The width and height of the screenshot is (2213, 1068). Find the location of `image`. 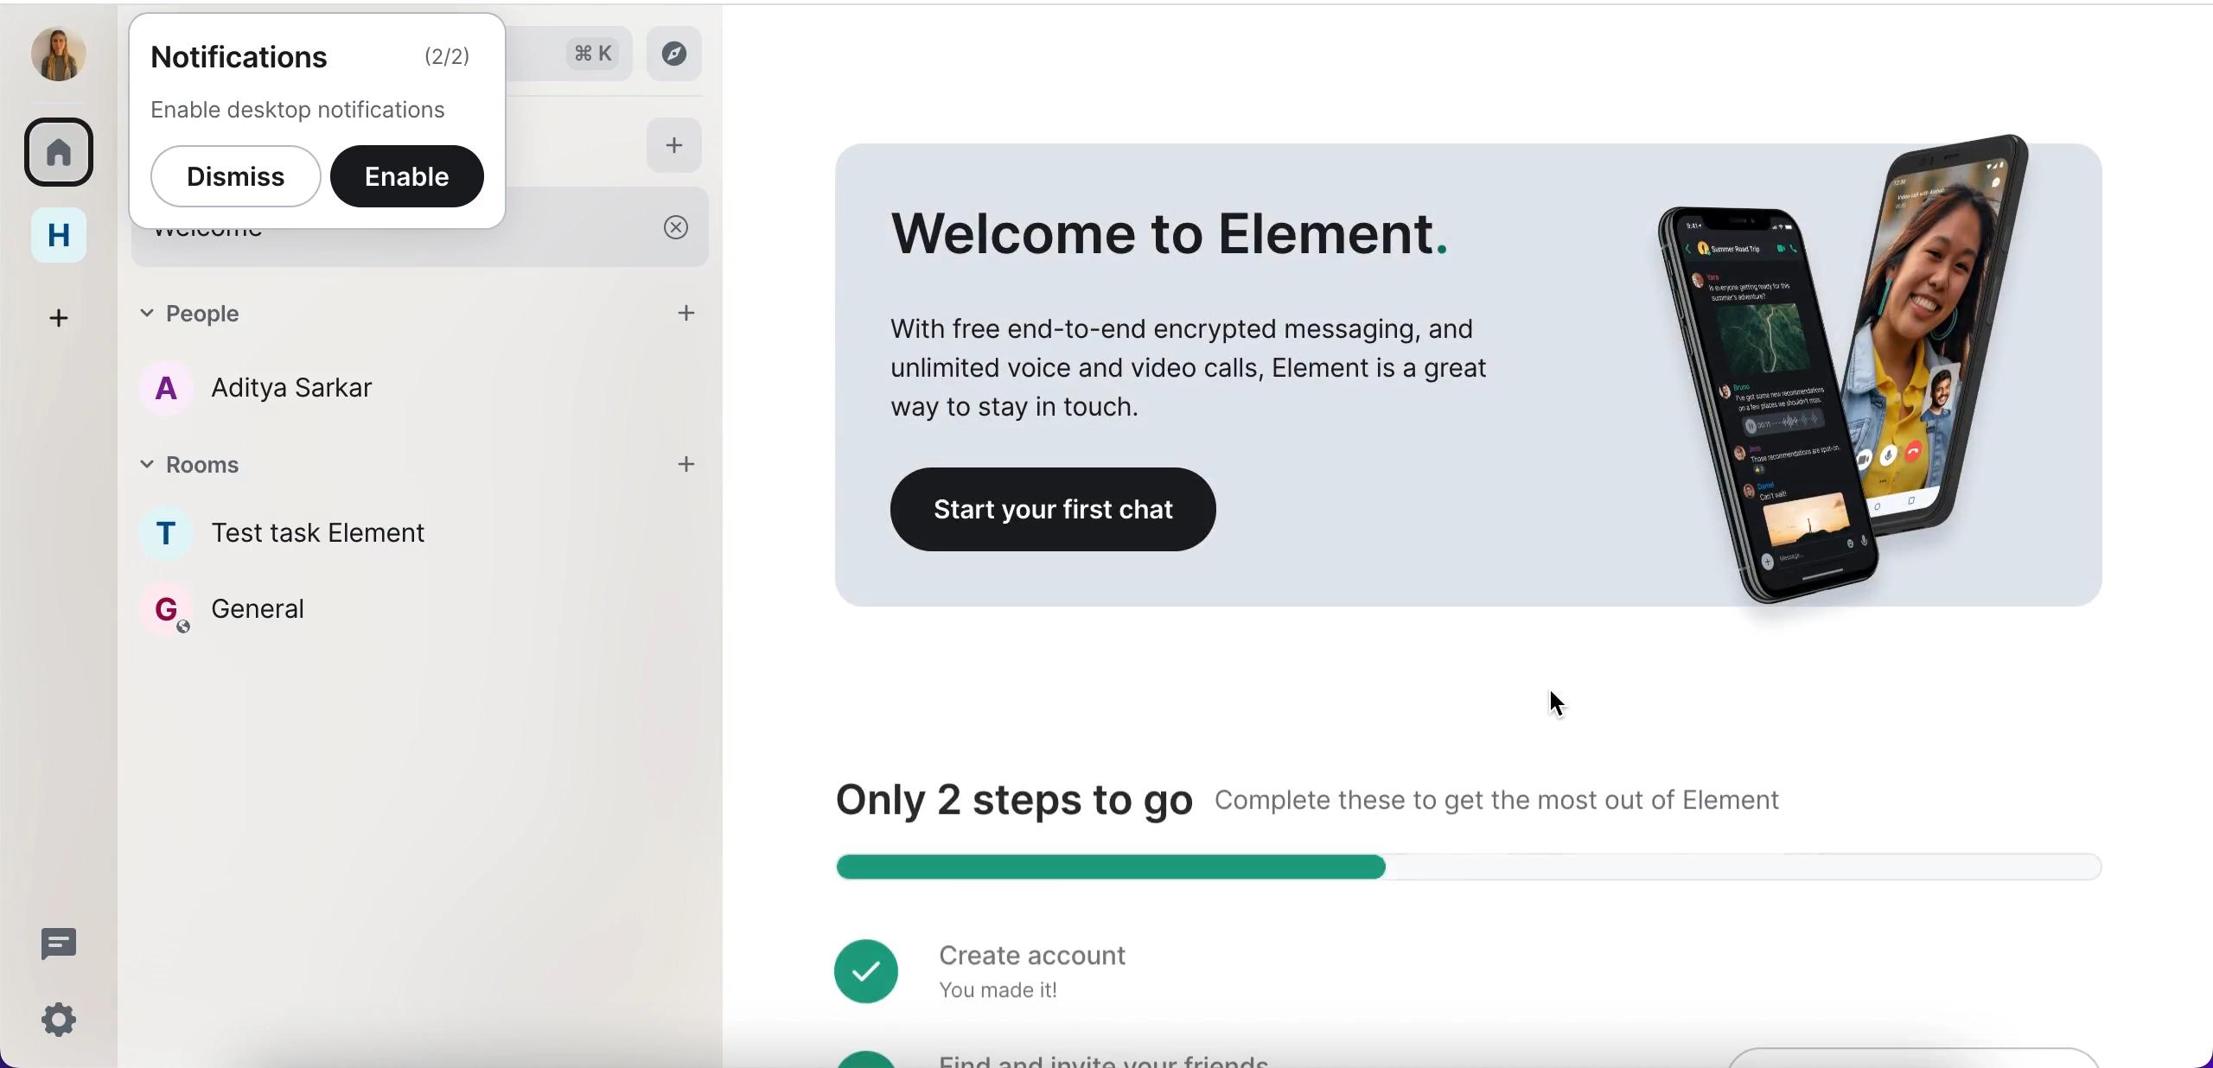

image is located at coordinates (1827, 353).